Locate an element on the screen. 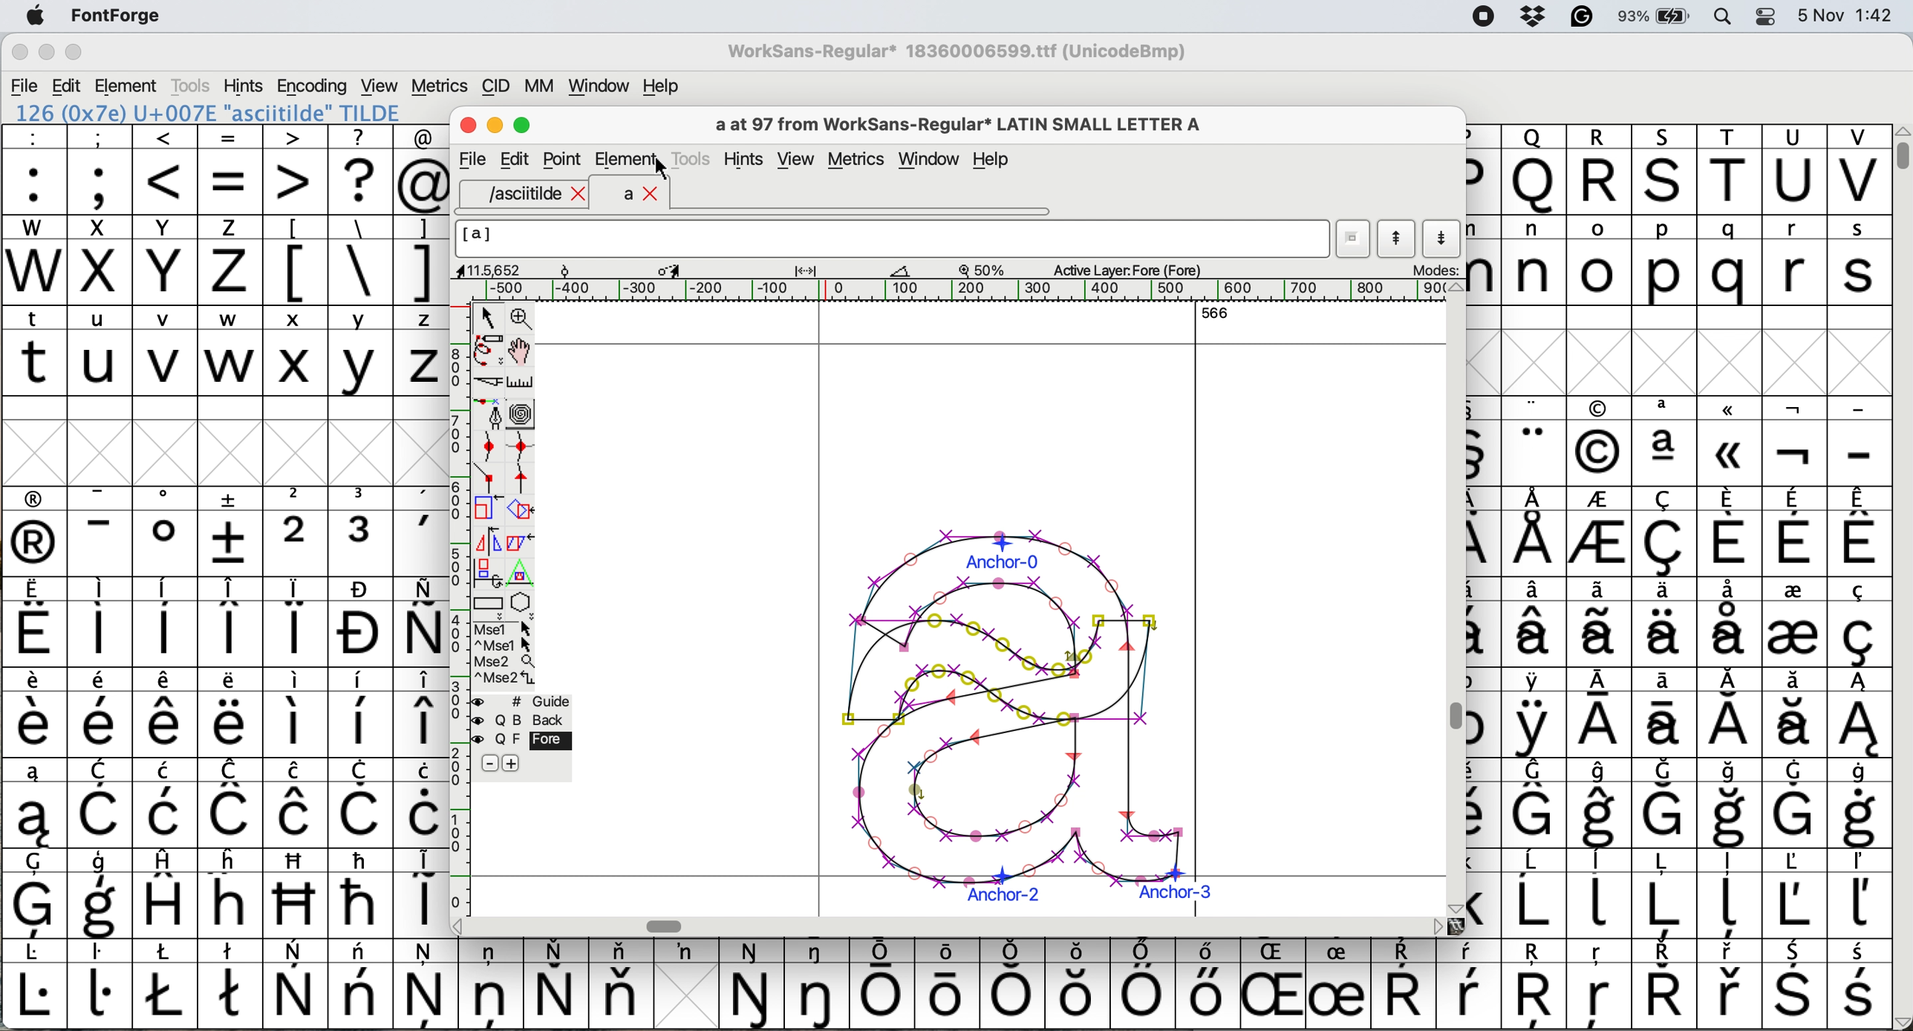 Image resolution: width=1913 pixels, height=1031 pixels. scroll button is located at coordinates (1453, 907).